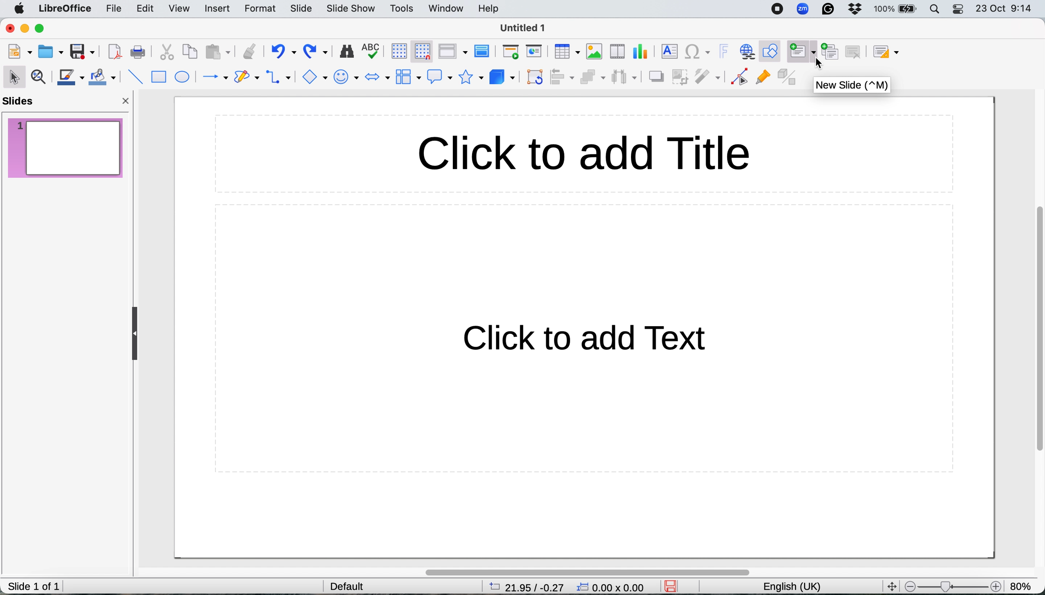  I want to click on fill color, so click(102, 78).